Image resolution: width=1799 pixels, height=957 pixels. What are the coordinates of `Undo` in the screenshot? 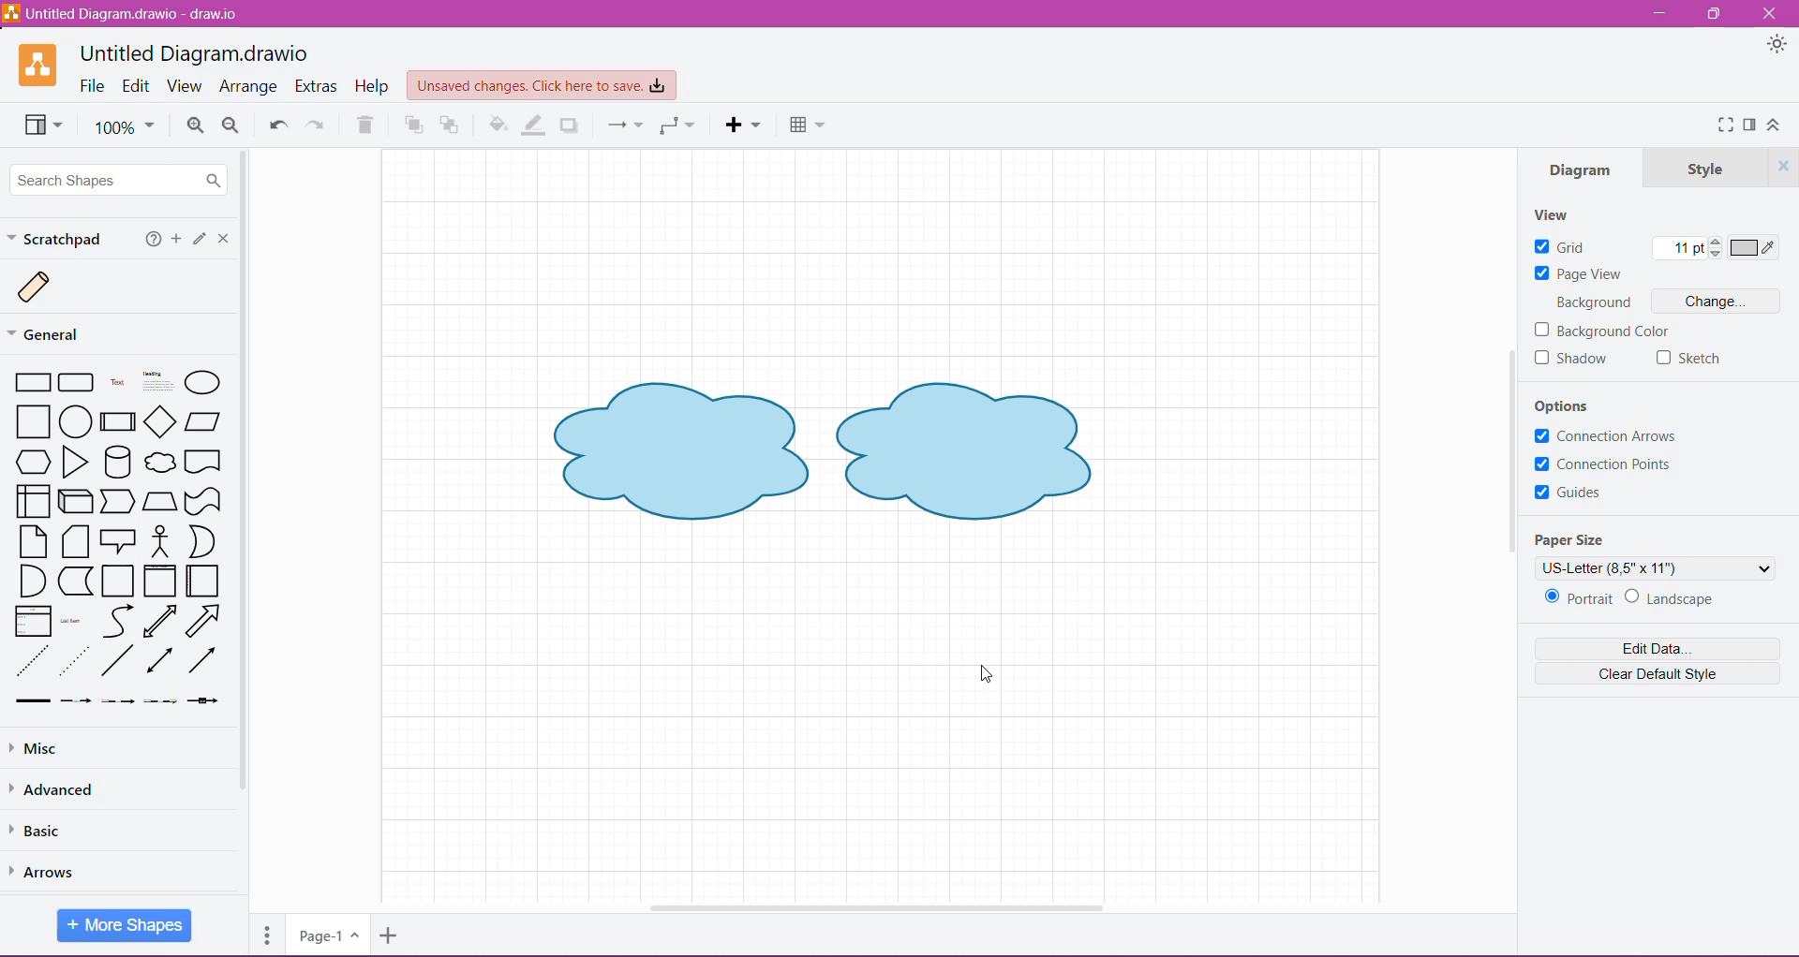 It's located at (278, 126).